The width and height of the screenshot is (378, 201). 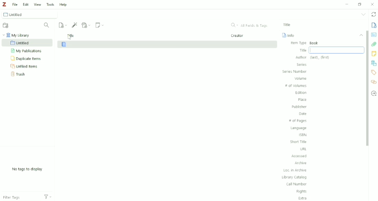 What do you see at coordinates (4, 4) in the screenshot?
I see `Logo` at bounding box center [4, 4].